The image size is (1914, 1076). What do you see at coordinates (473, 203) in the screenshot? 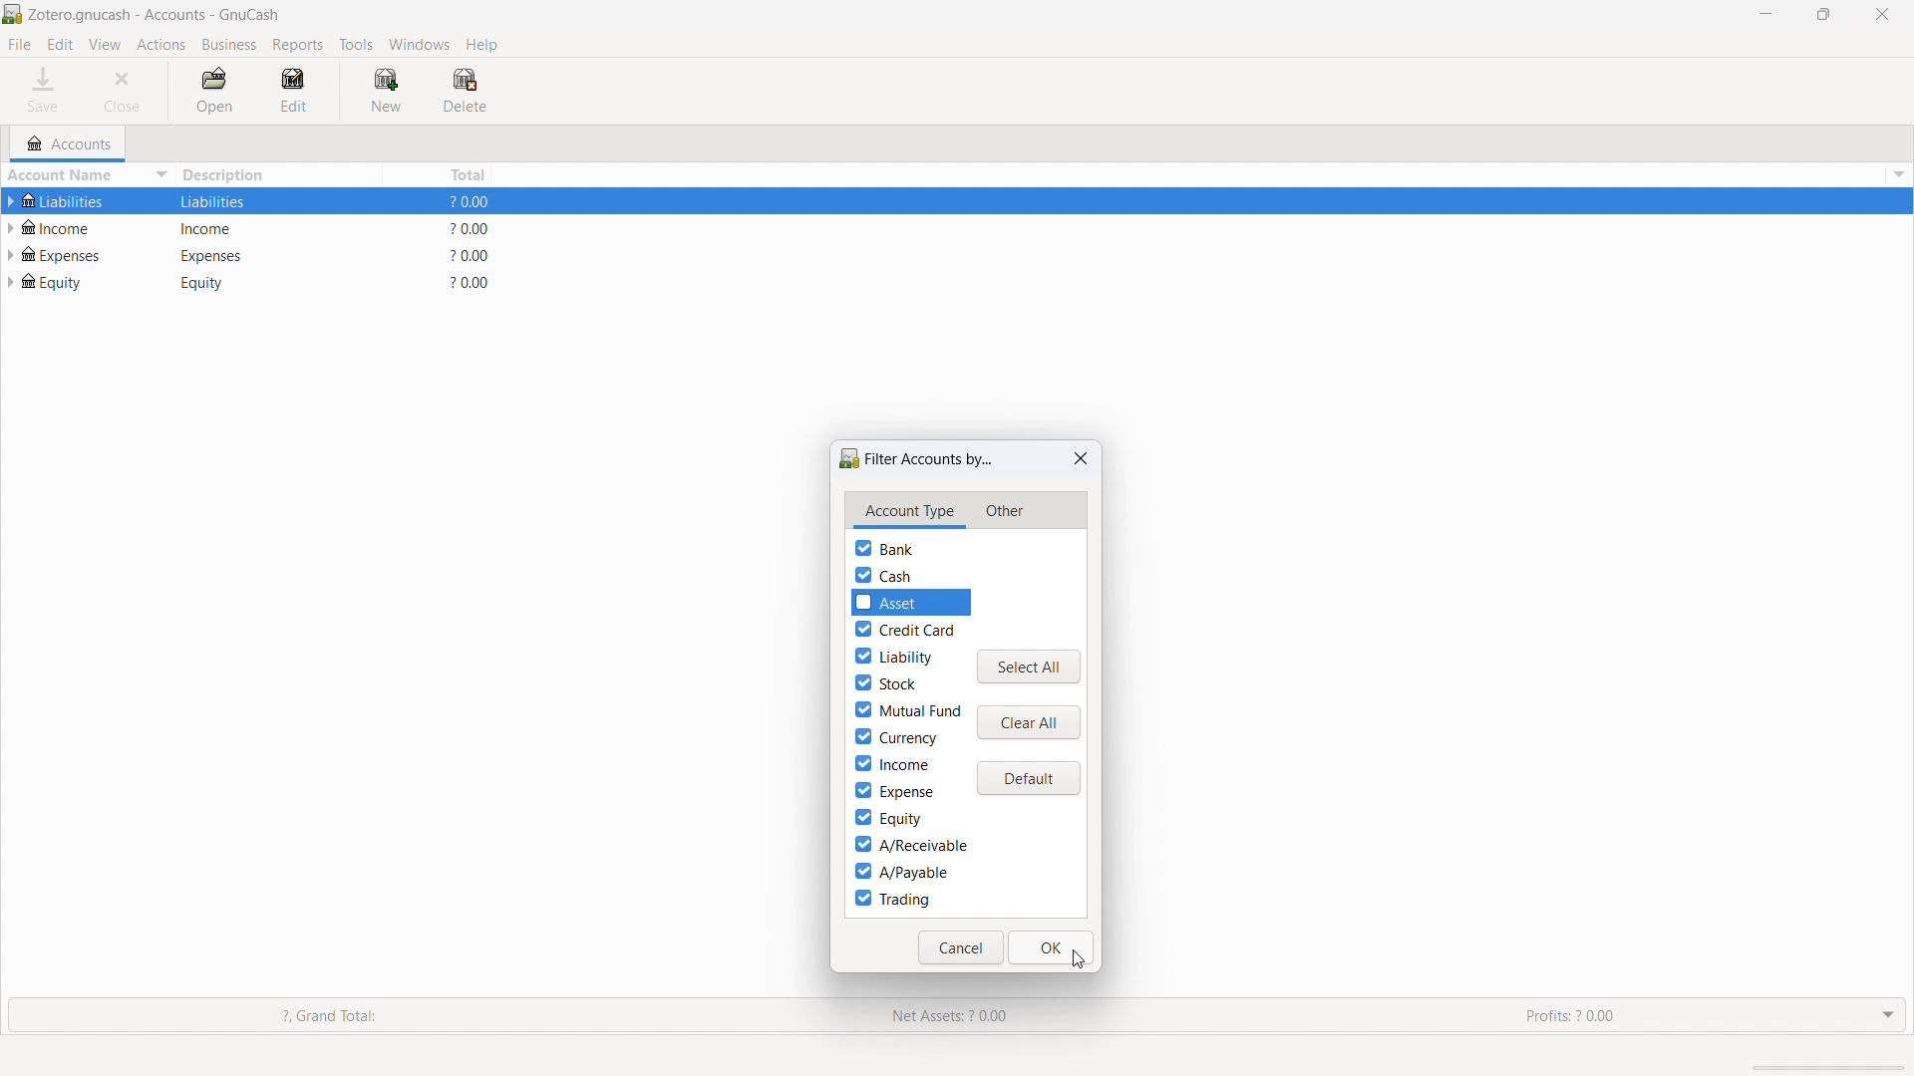
I see `$0.00` at bounding box center [473, 203].